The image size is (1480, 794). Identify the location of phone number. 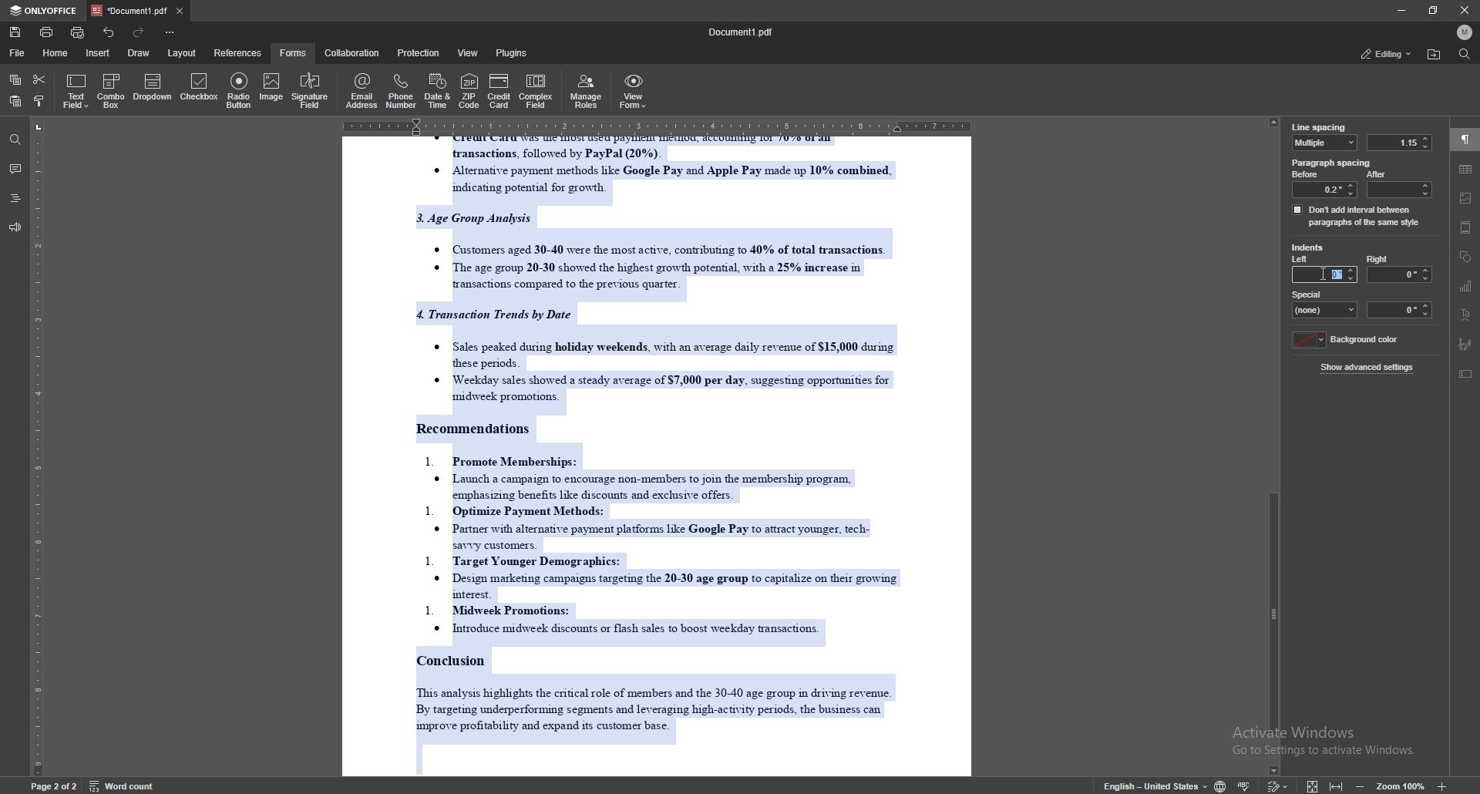
(402, 91).